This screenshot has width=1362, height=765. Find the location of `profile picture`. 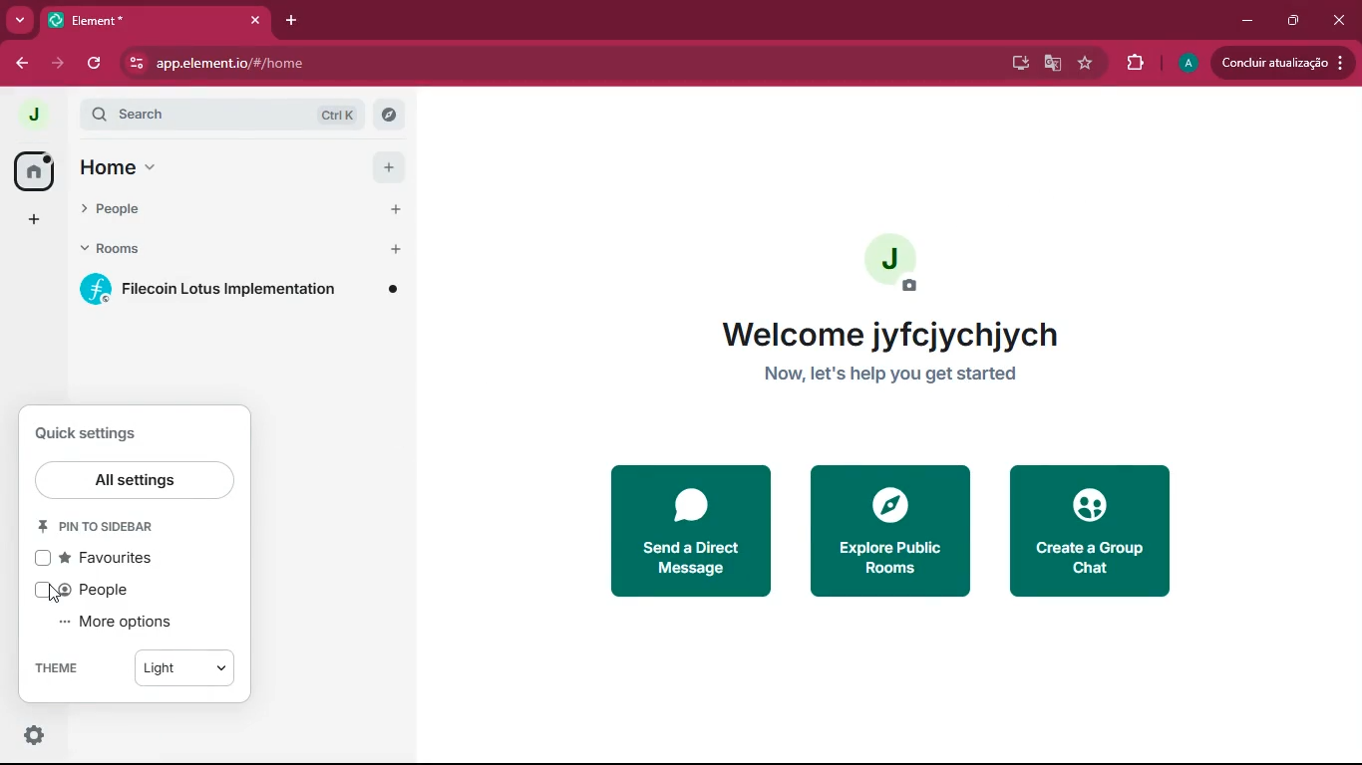

profile picture is located at coordinates (31, 114).